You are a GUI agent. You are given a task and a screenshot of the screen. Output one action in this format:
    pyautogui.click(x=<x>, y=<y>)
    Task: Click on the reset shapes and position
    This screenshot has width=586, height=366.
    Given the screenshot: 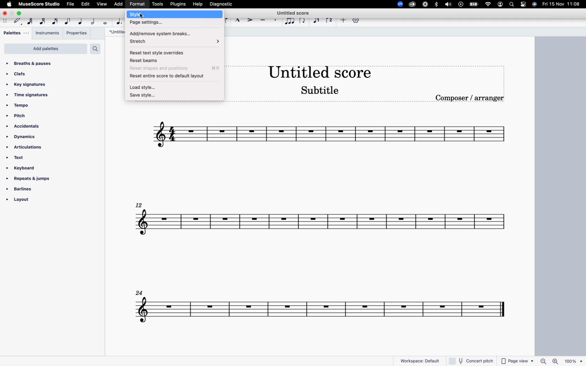 What is the action you would take?
    pyautogui.click(x=168, y=68)
    